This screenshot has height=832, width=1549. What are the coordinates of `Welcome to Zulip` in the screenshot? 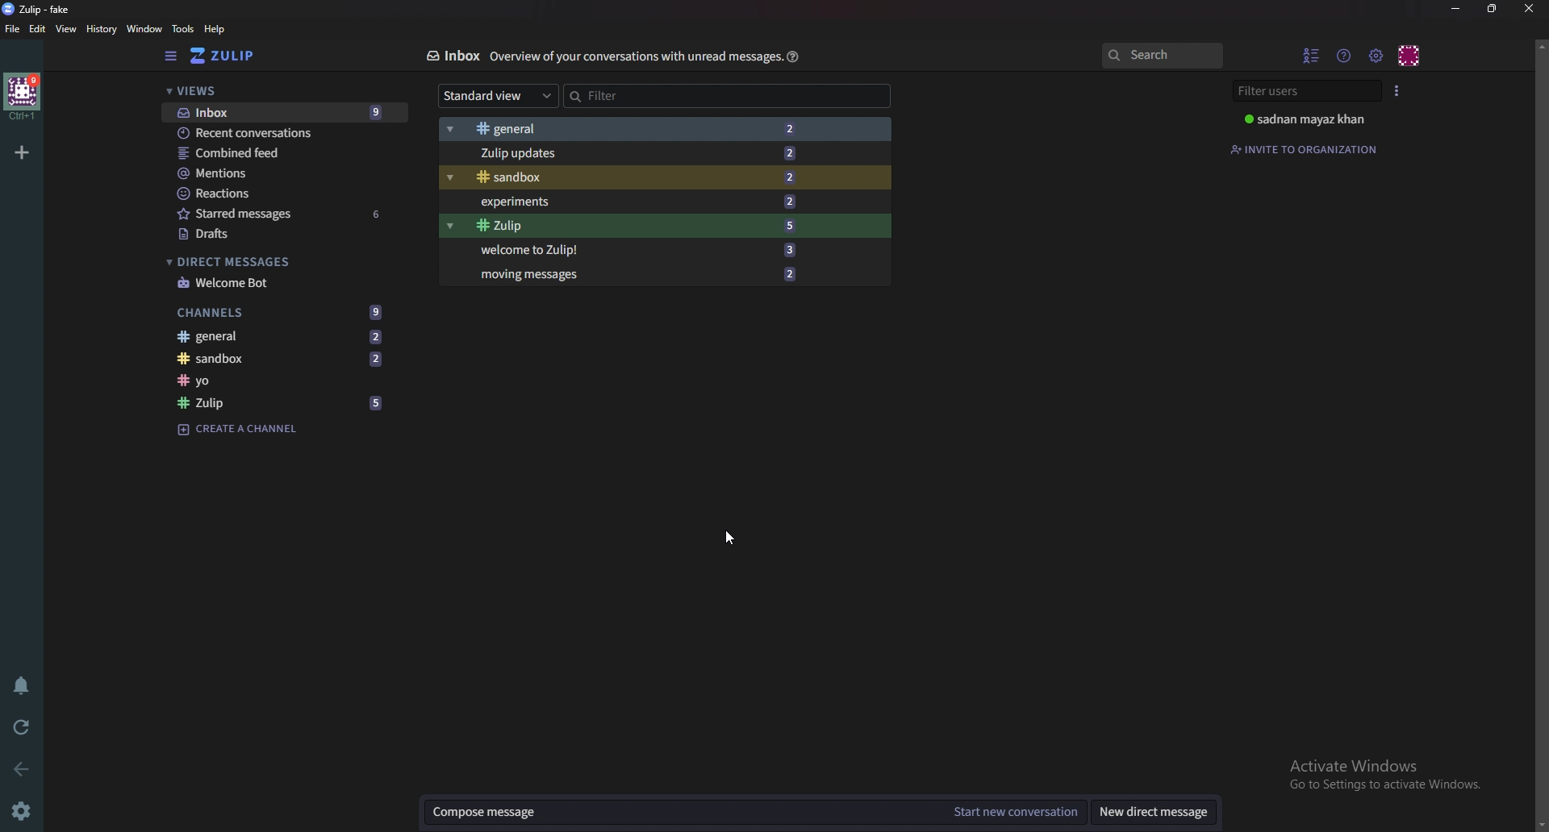 It's located at (628, 249).